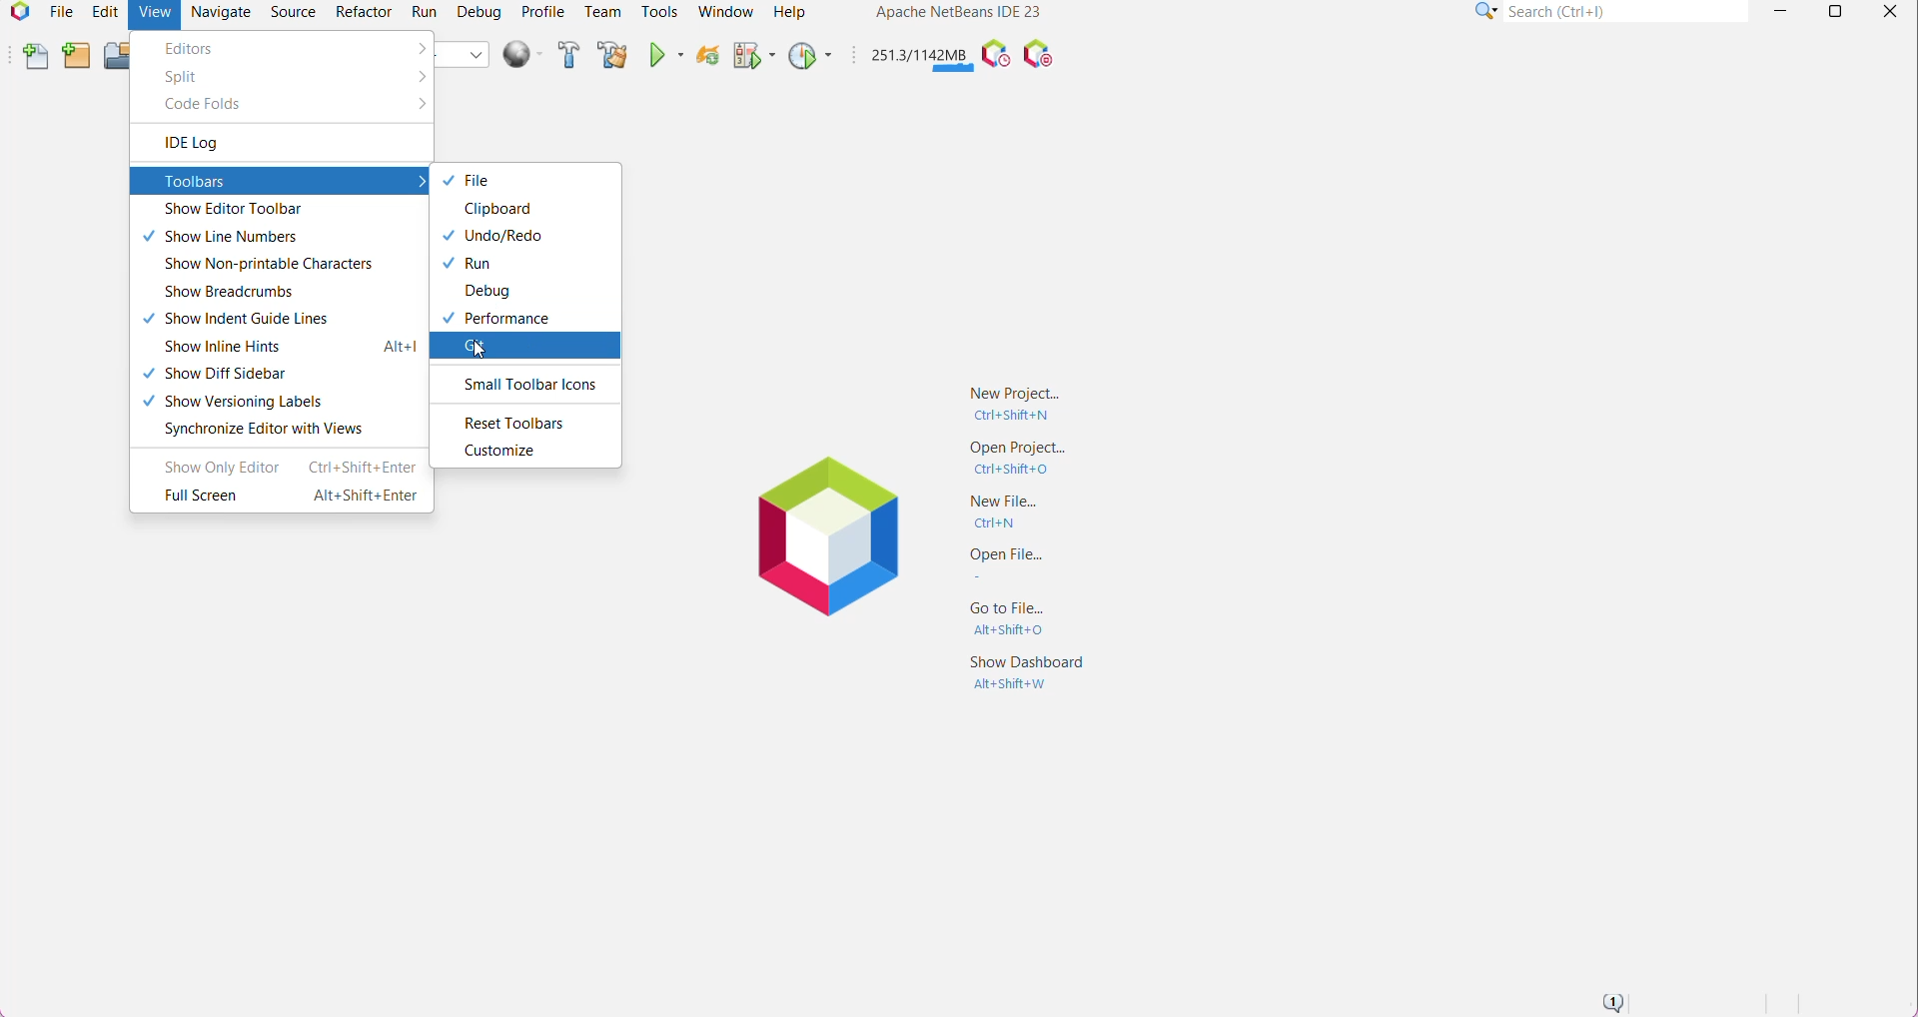 The width and height of the screenshot is (1918, 1017). I want to click on Search, so click(1627, 11).